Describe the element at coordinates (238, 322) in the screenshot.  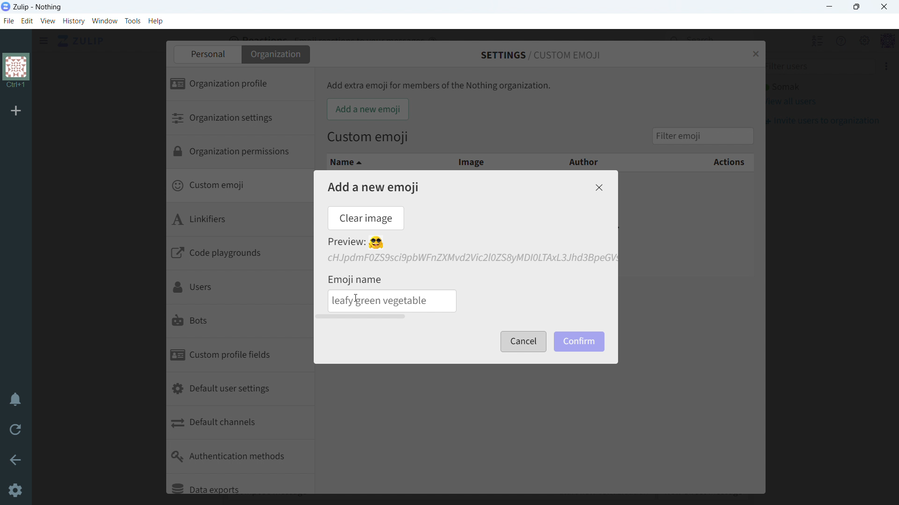
I see `bots` at that location.